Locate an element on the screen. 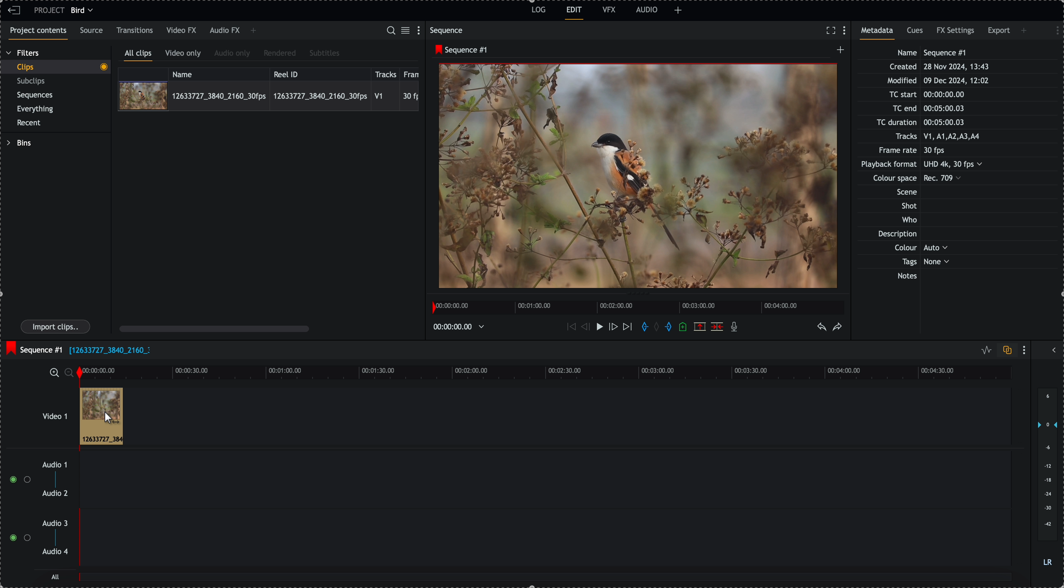 The height and width of the screenshot is (588, 1064). show settings menu is located at coordinates (1026, 350).